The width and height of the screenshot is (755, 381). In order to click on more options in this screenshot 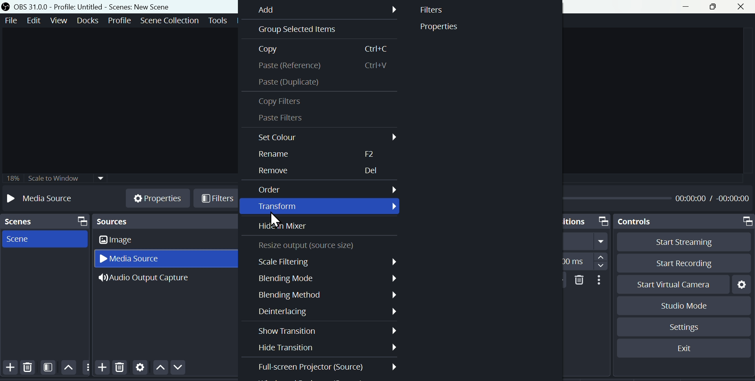, I will do `click(86, 367)`.